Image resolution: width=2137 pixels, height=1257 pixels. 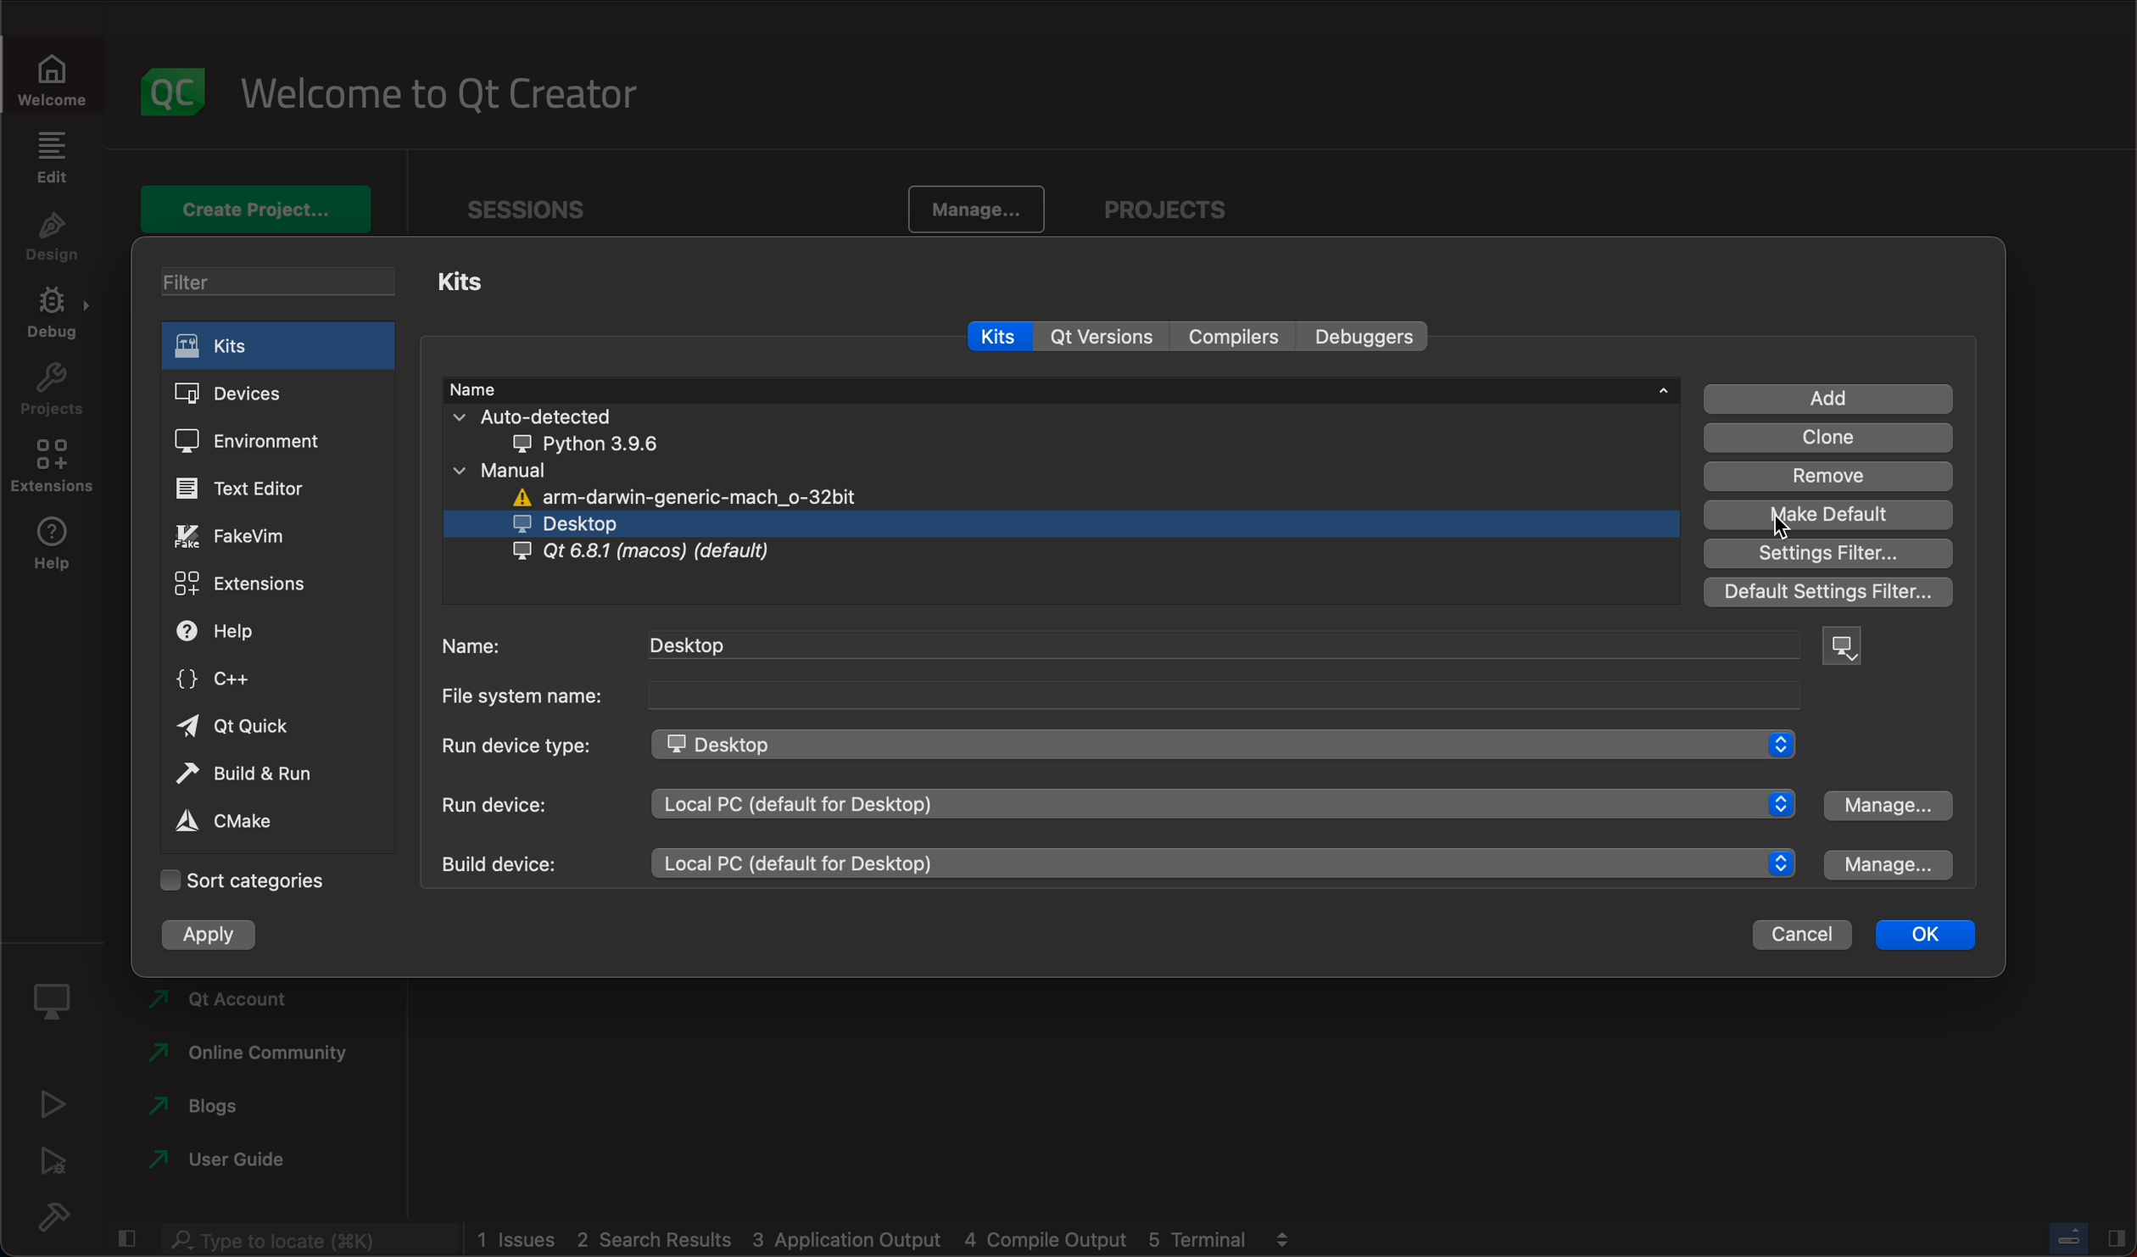 What do you see at coordinates (55, 550) in the screenshot?
I see `help` at bounding box center [55, 550].